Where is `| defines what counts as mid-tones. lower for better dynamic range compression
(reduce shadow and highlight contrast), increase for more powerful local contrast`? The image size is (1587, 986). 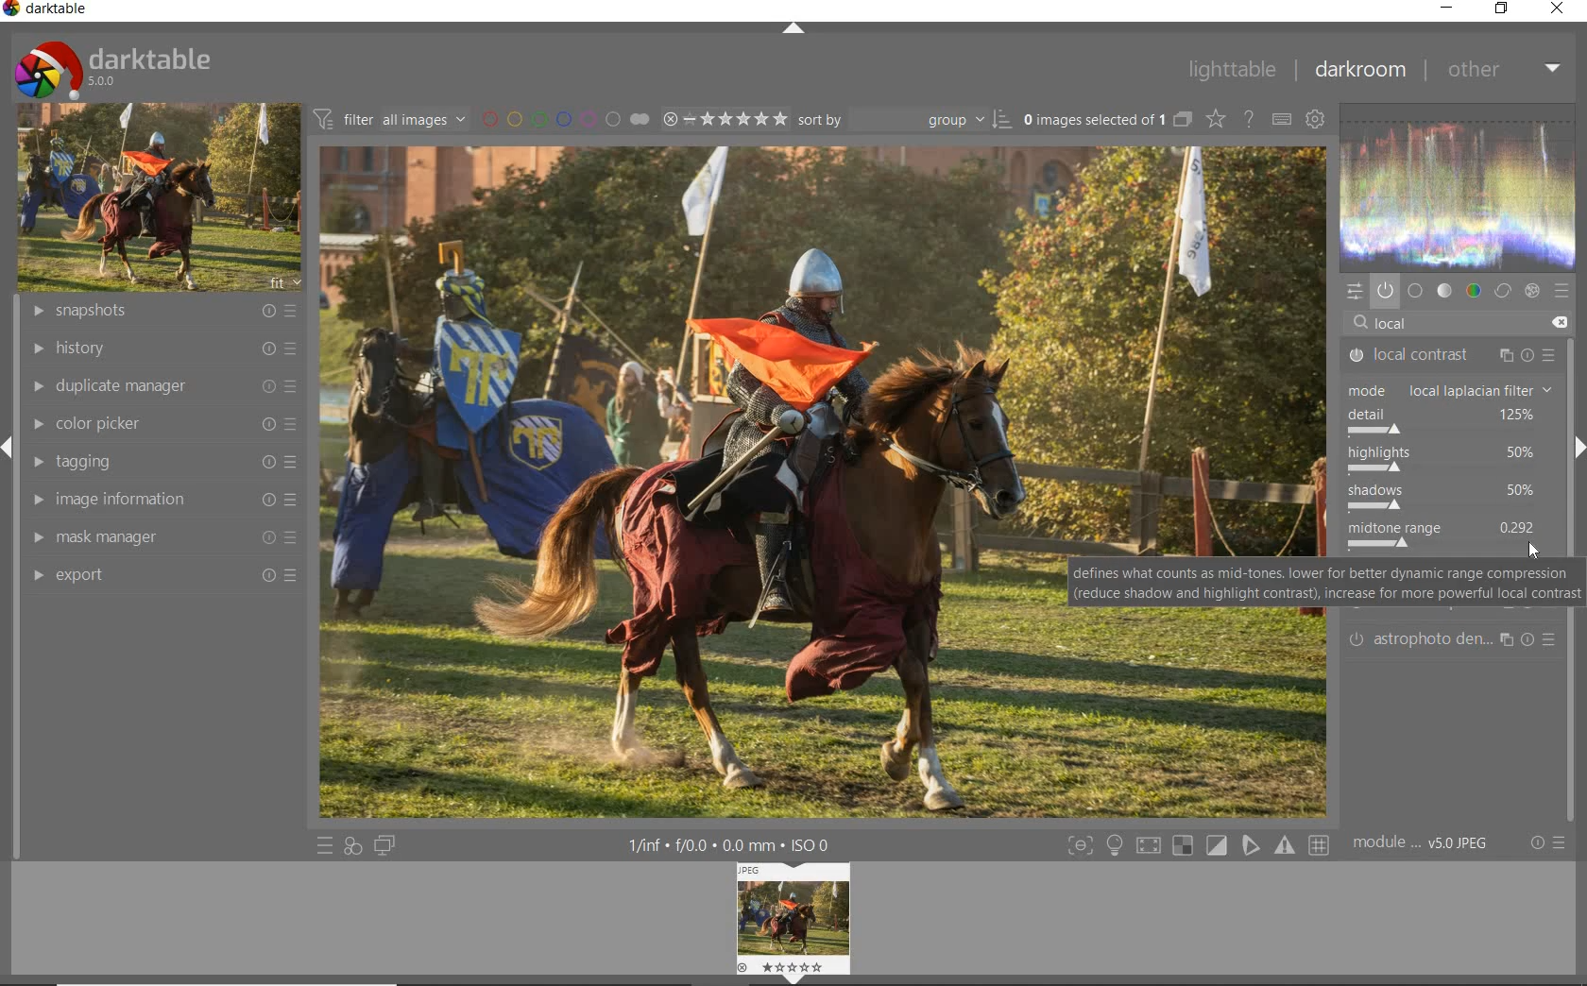 | defines what counts as mid-tones. lower for better dynamic range compression
(reduce shadow and highlight contrast), increase for more powerful local contrast is located at coordinates (1325, 585).